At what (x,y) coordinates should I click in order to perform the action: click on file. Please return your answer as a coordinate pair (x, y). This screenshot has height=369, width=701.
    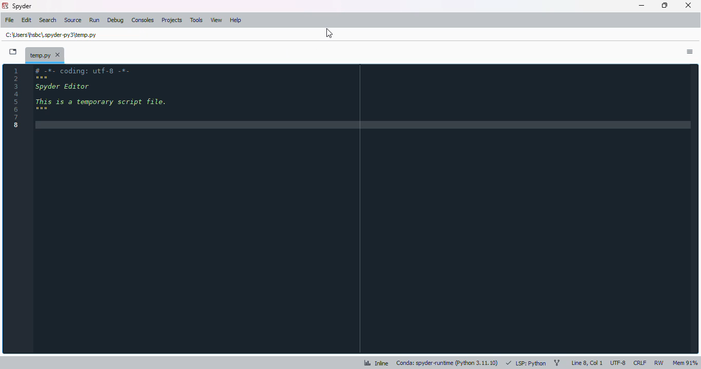
    Looking at the image, I should click on (9, 19).